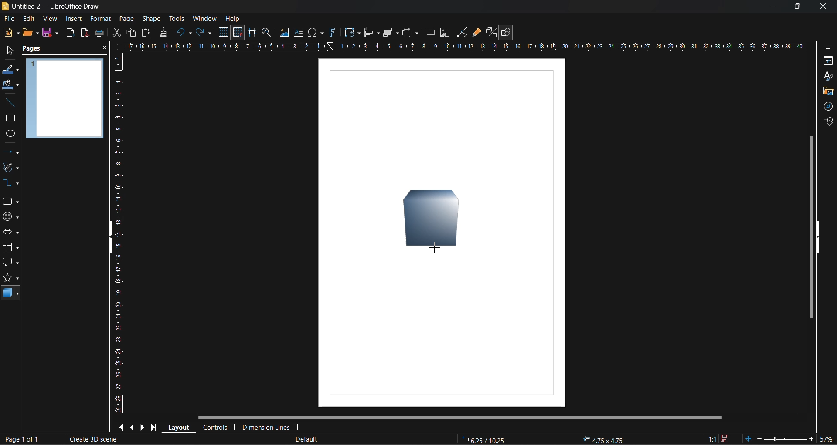 This screenshot has height=445, width=837. Describe the element at coordinates (826, 123) in the screenshot. I see `shapes` at that location.